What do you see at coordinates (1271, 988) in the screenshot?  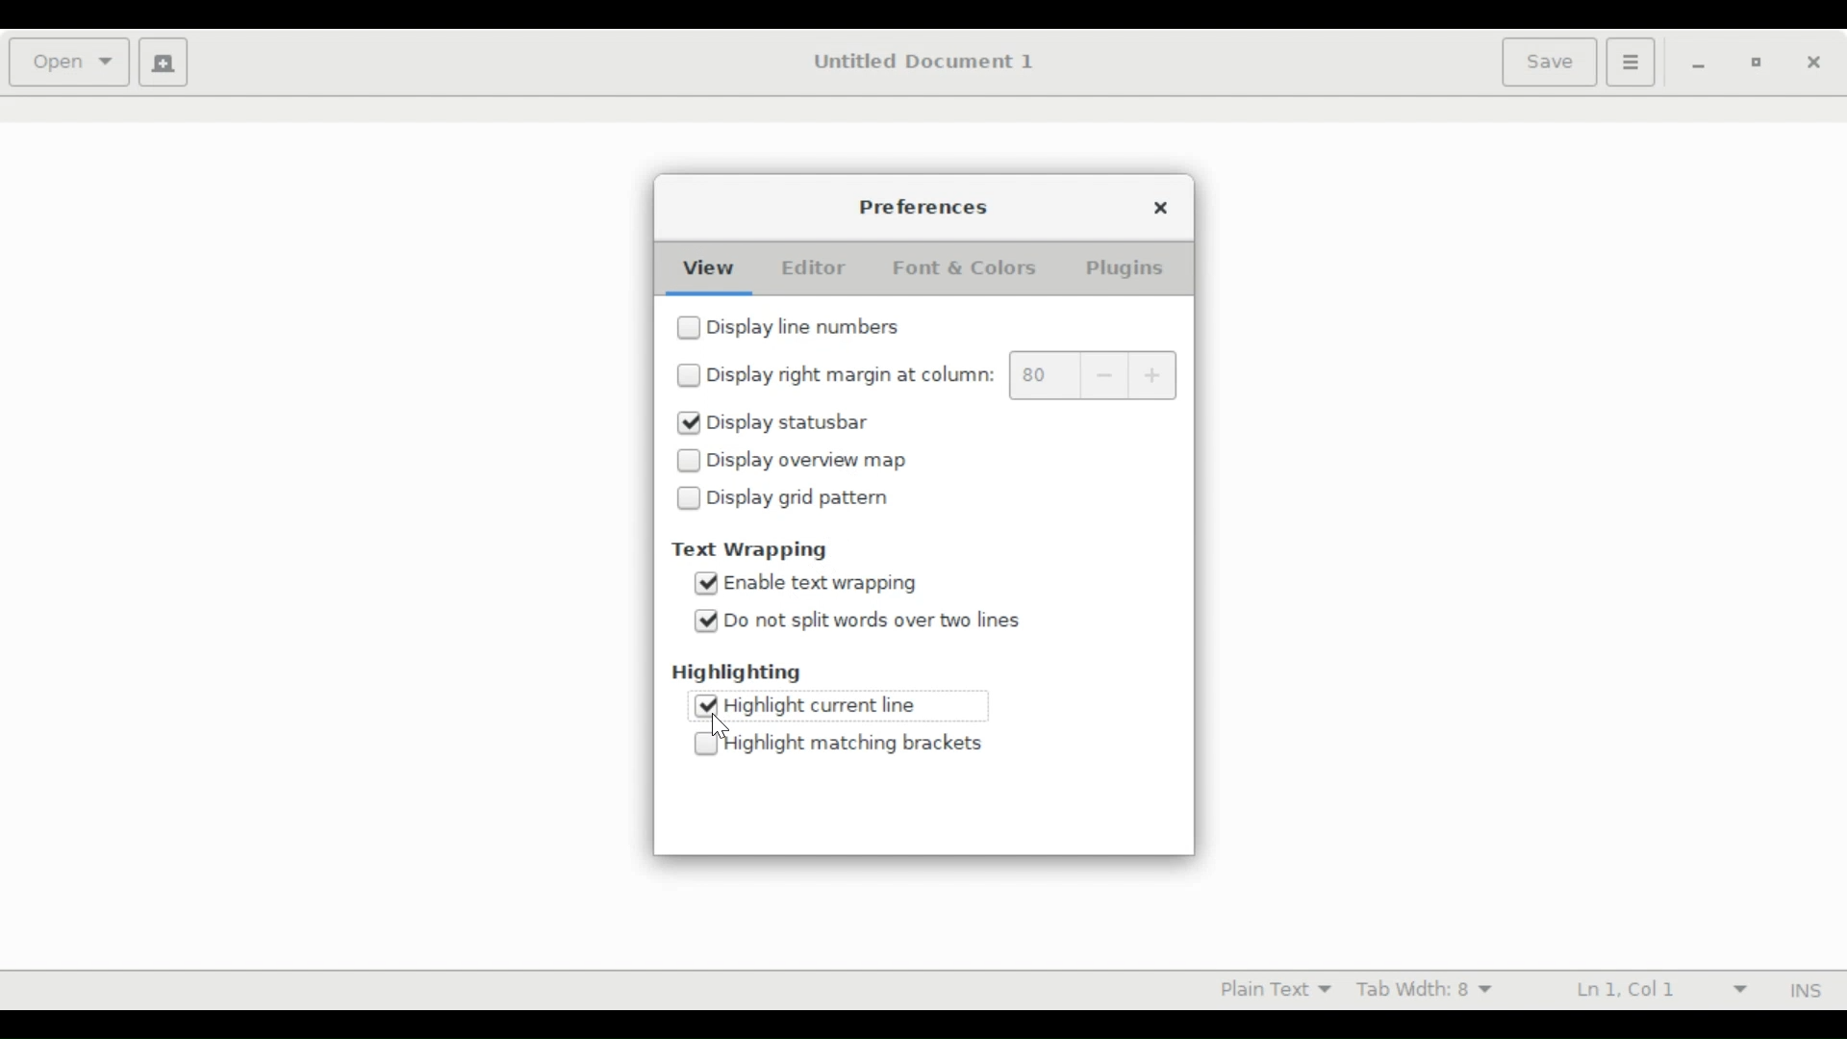 I see `Highlight mode` at bounding box center [1271, 988].